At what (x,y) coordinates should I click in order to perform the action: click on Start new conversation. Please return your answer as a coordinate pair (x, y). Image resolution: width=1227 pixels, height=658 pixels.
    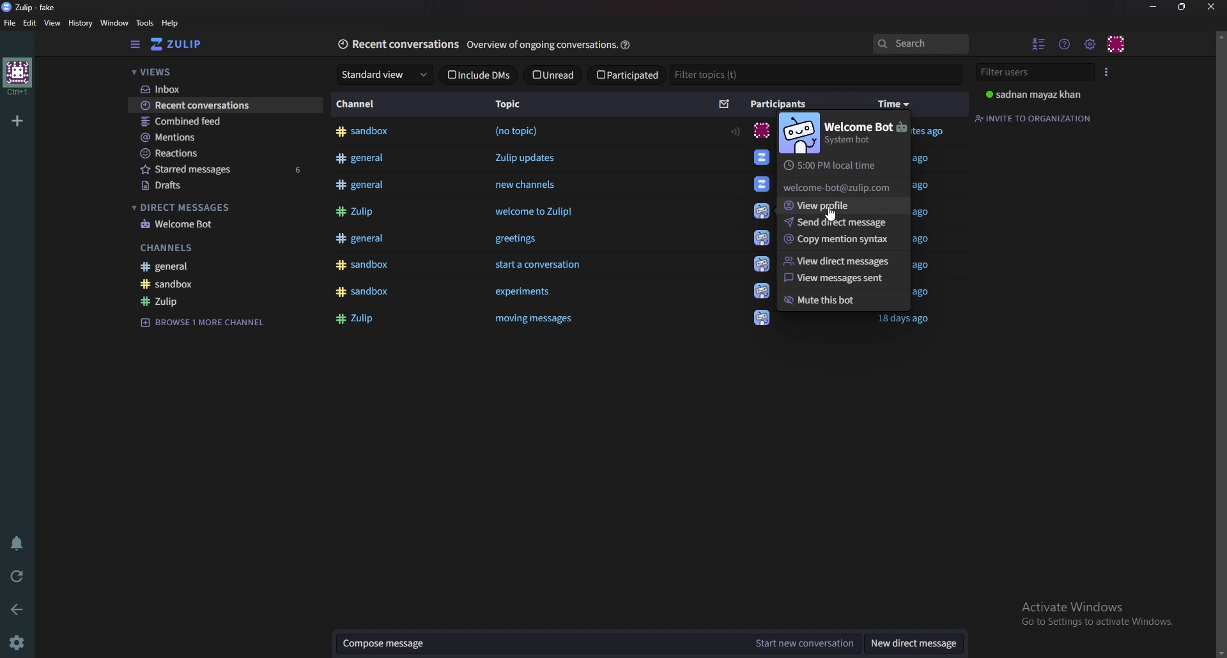
    Looking at the image, I should click on (808, 645).